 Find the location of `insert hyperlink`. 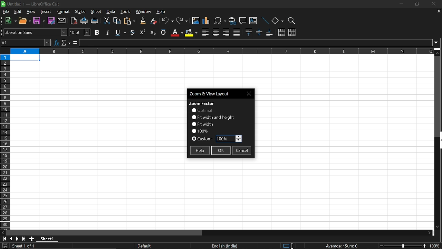

insert hyperlink is located at coordinates (232, 21).